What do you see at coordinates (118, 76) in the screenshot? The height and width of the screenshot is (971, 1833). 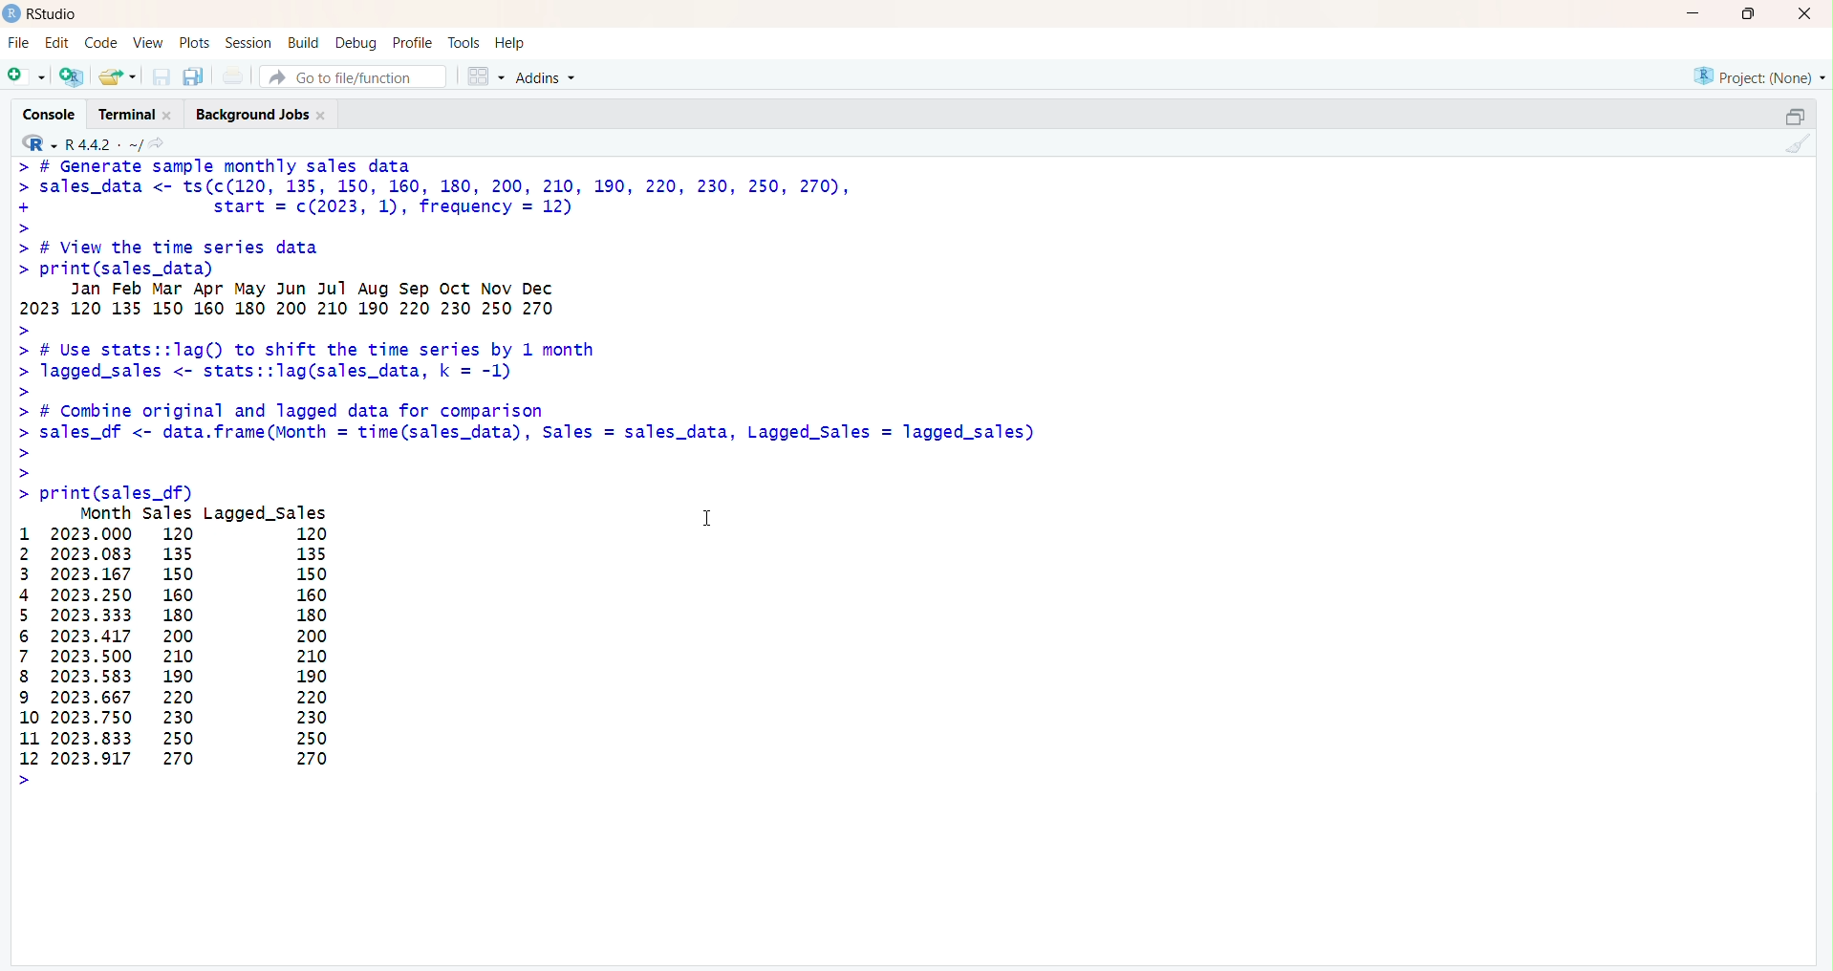 I see `open an existing file` at bounding box center [118, 76].